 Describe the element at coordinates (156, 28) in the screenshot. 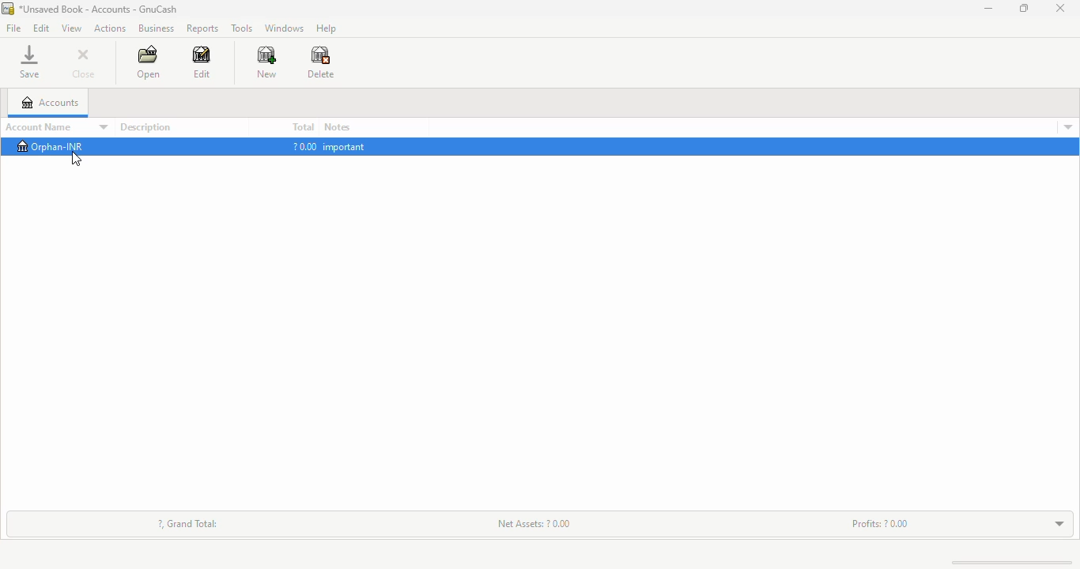

I see `business` at that location.